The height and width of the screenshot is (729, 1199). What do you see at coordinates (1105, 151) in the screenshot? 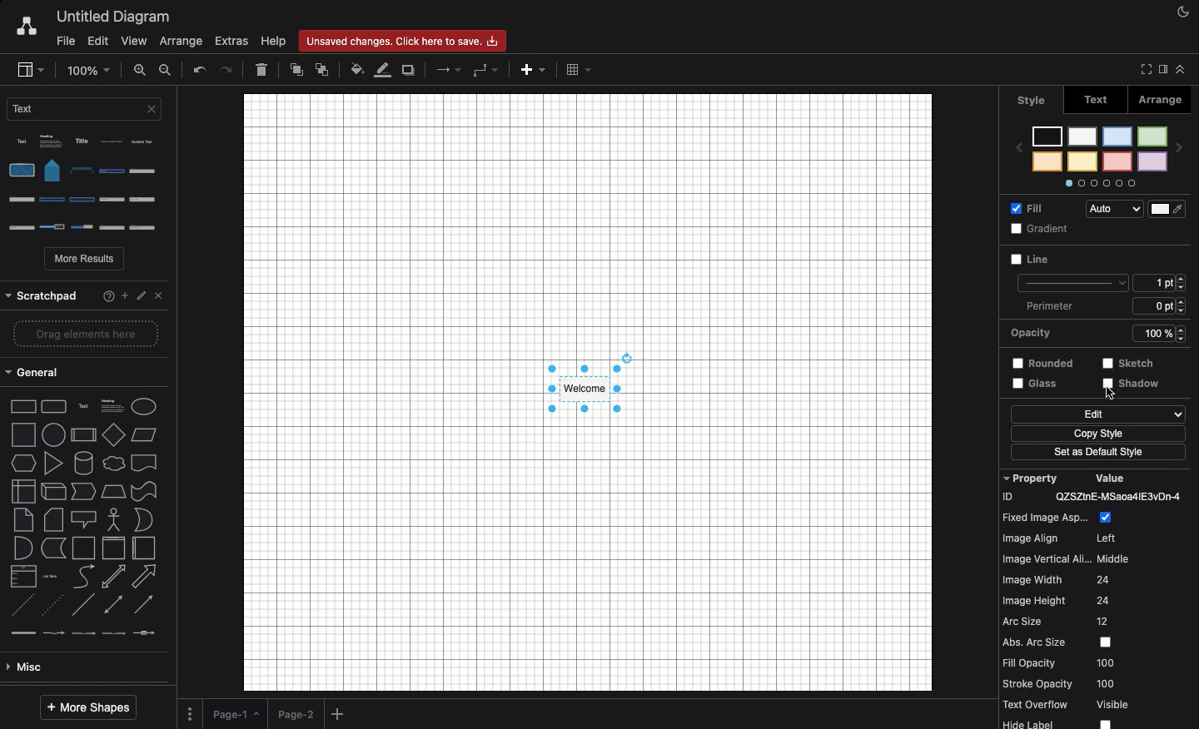
I see `Styles` at bounding box center [1105, 151].